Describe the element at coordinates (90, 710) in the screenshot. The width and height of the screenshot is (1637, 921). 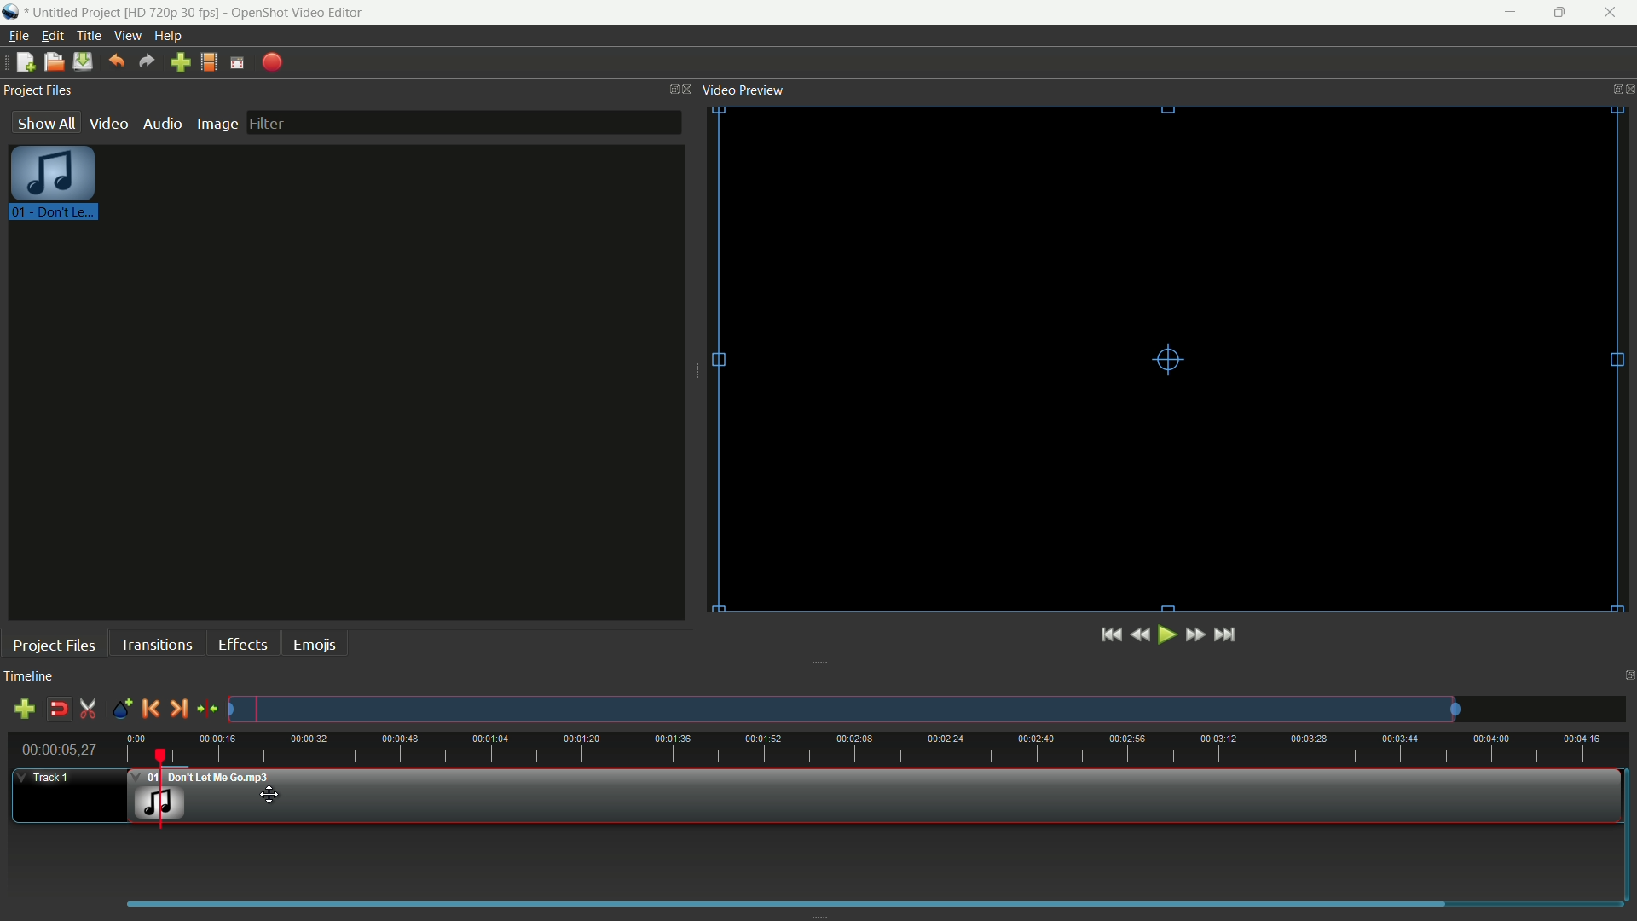
I see `enable razor` at that location.